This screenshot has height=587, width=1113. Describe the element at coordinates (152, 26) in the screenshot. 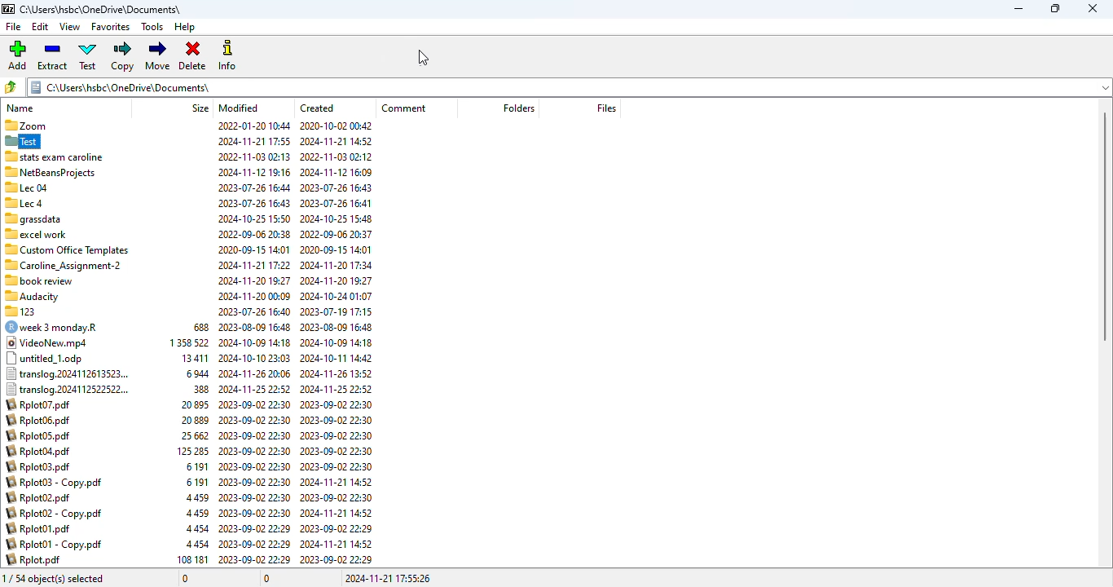

I see `tools` at that location.